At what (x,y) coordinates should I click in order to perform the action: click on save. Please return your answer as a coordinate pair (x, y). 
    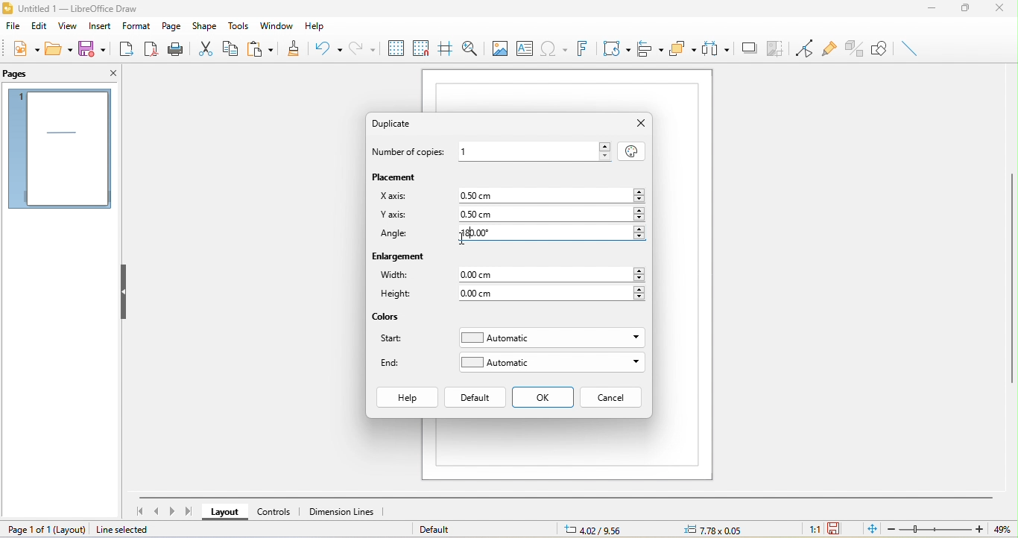
    Looking at the image, I should click on (92, 48).